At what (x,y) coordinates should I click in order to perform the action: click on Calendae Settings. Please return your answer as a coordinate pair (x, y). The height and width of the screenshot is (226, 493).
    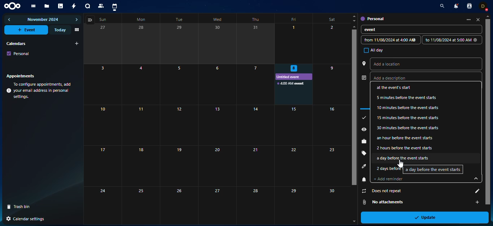
    Looking at the image, I should click on (26, 219).